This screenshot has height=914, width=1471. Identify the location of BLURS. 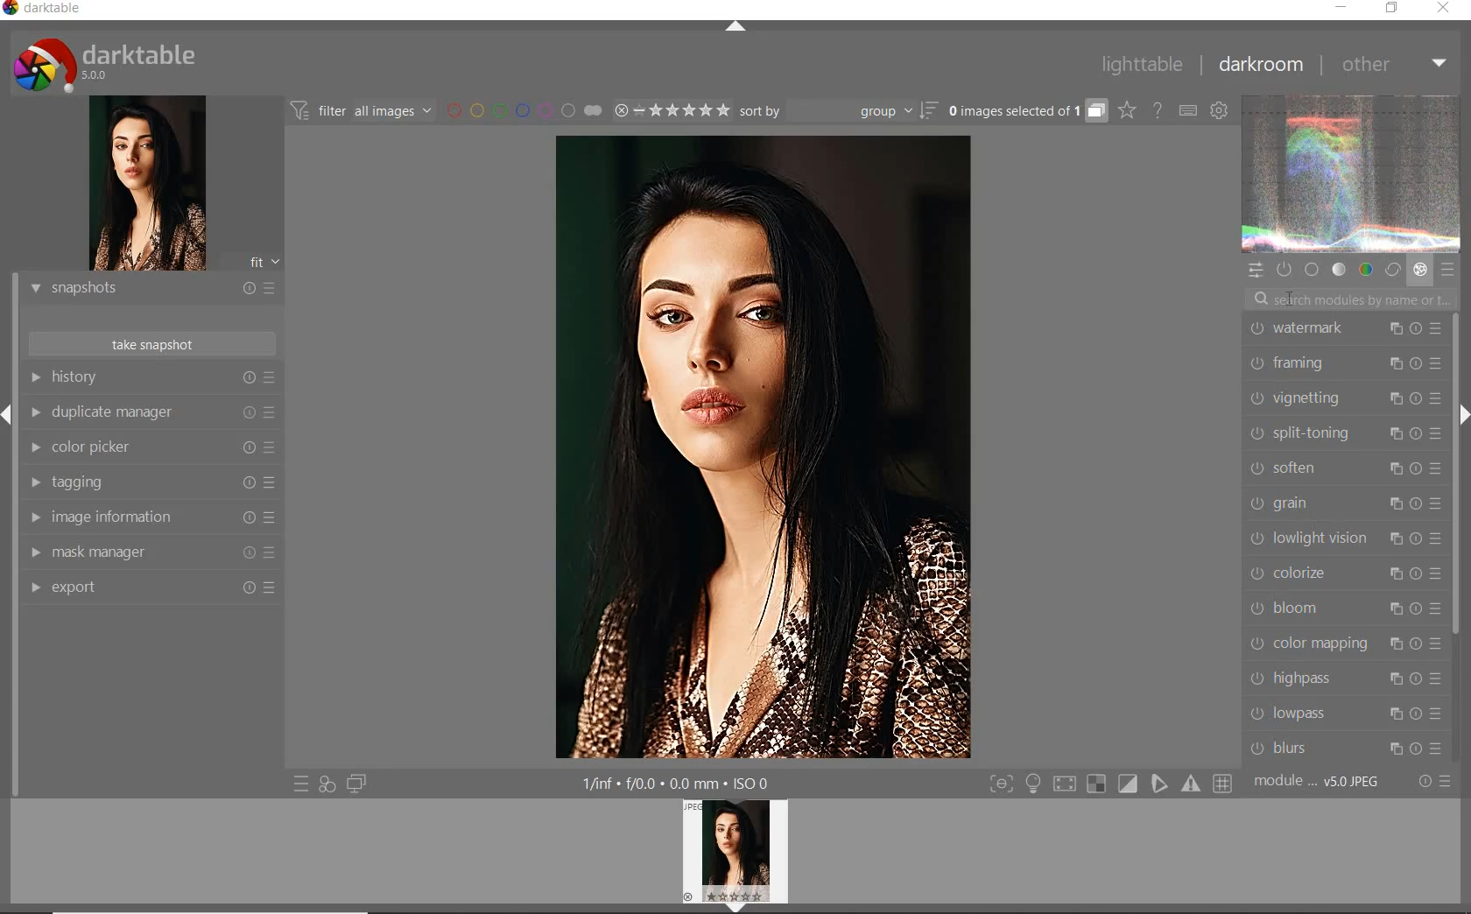
(1349, 748).